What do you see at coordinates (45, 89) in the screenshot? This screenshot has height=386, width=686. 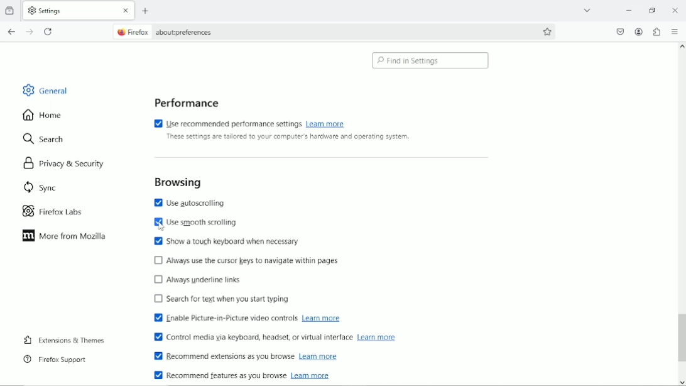 I see `general` at bounding box center [45, 89].